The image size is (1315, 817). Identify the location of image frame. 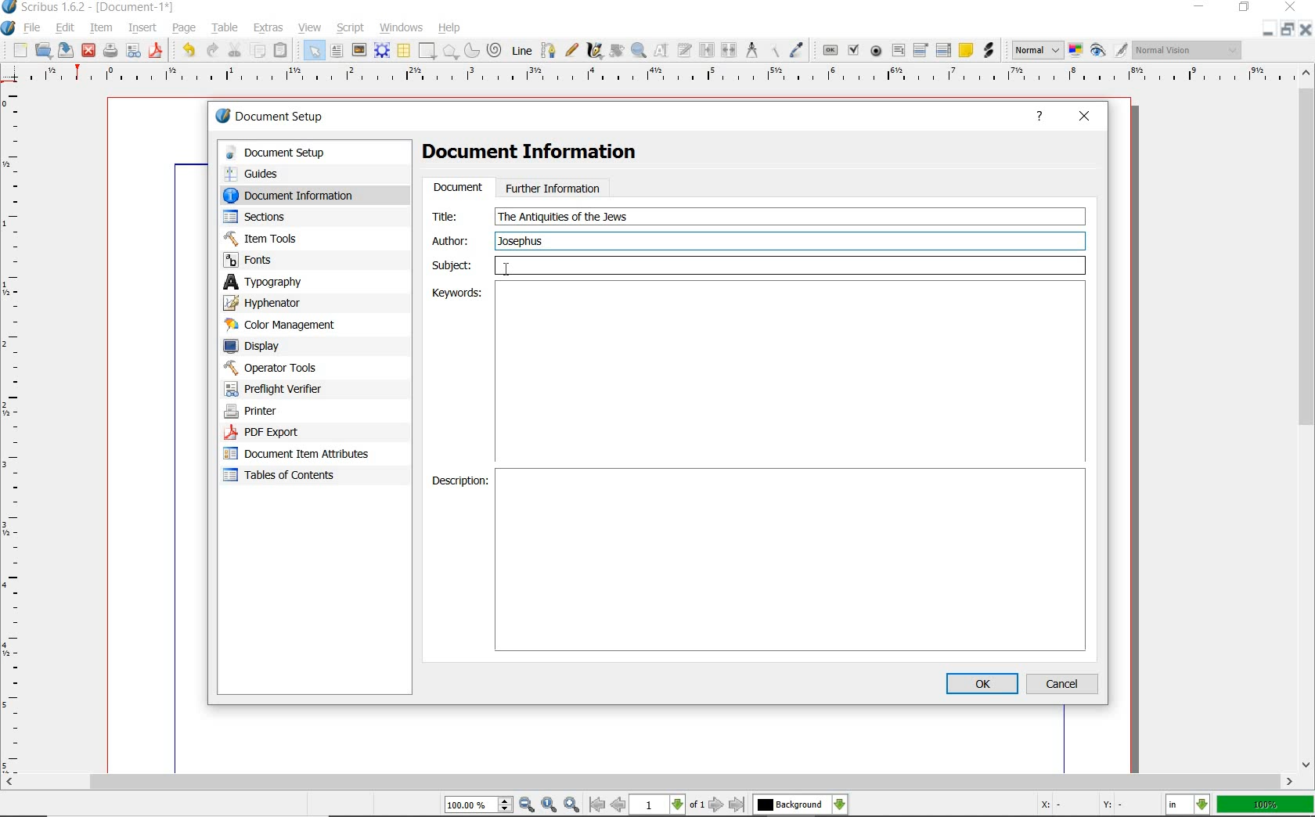
(359, 49).